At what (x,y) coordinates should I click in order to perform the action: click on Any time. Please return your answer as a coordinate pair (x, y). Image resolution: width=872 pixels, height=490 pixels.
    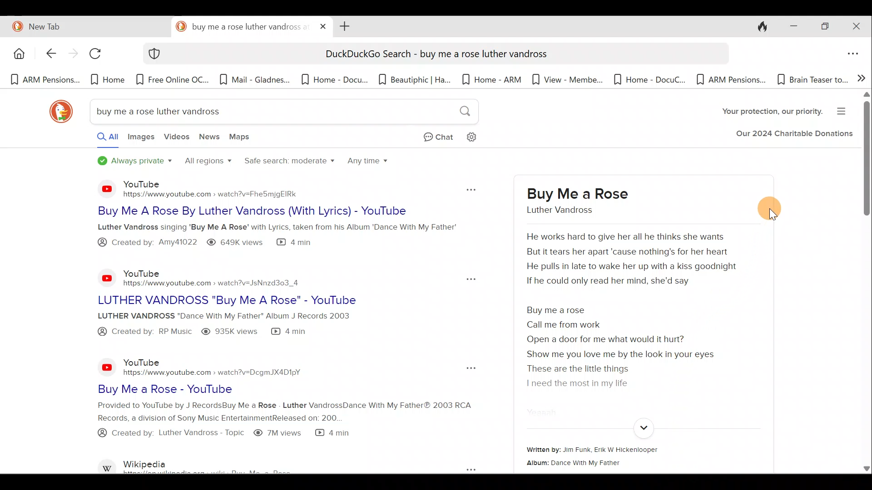
    Looking at the image, I should click on (369, 163).